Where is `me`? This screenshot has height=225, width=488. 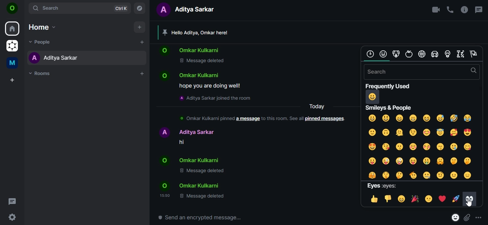
me is located at coordinates (11, 63).